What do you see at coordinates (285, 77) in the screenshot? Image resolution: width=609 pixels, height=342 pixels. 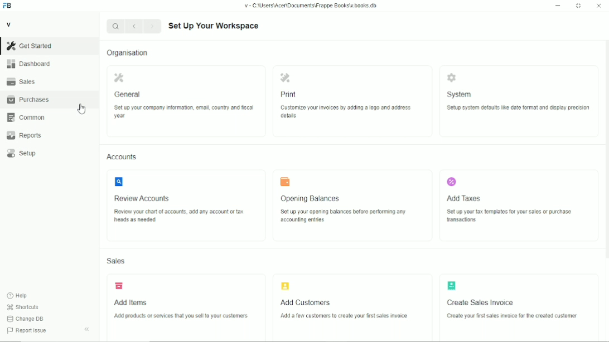 I see `Print icon` at bounding box center [285, 77].